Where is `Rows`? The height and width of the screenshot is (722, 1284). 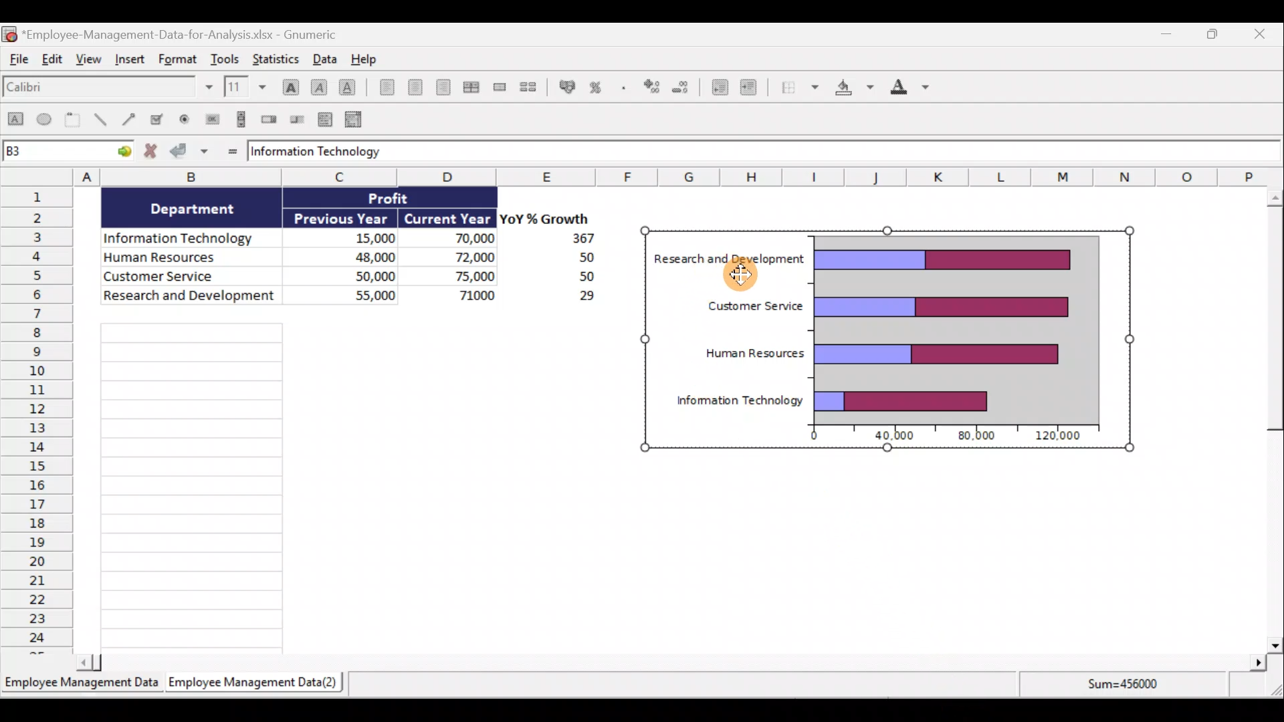
Rows is located at coordinates (37, 418).